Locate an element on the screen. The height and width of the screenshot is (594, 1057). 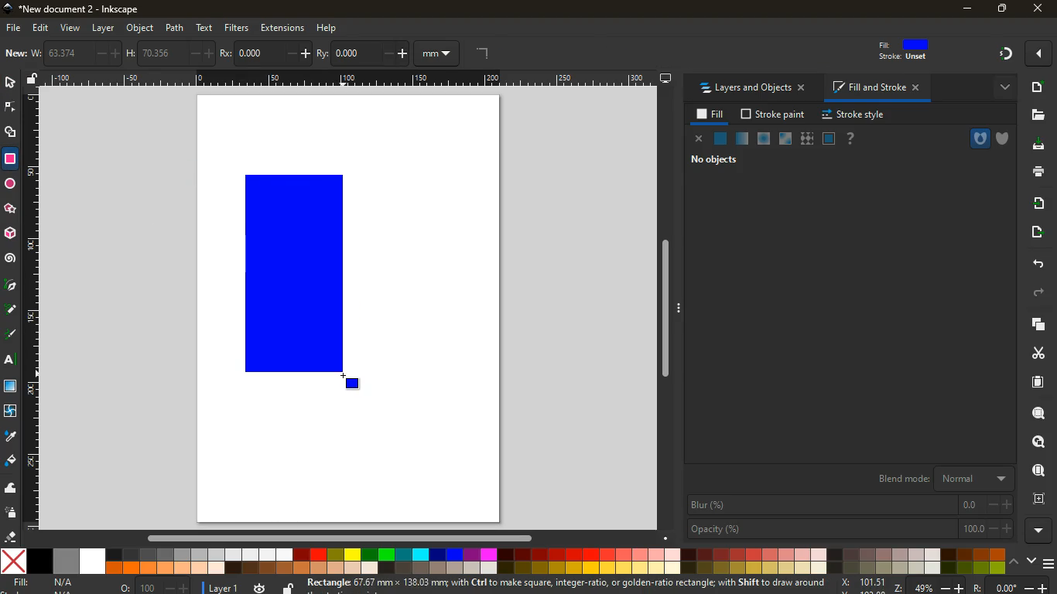
close is located at coordinates (700, 140).